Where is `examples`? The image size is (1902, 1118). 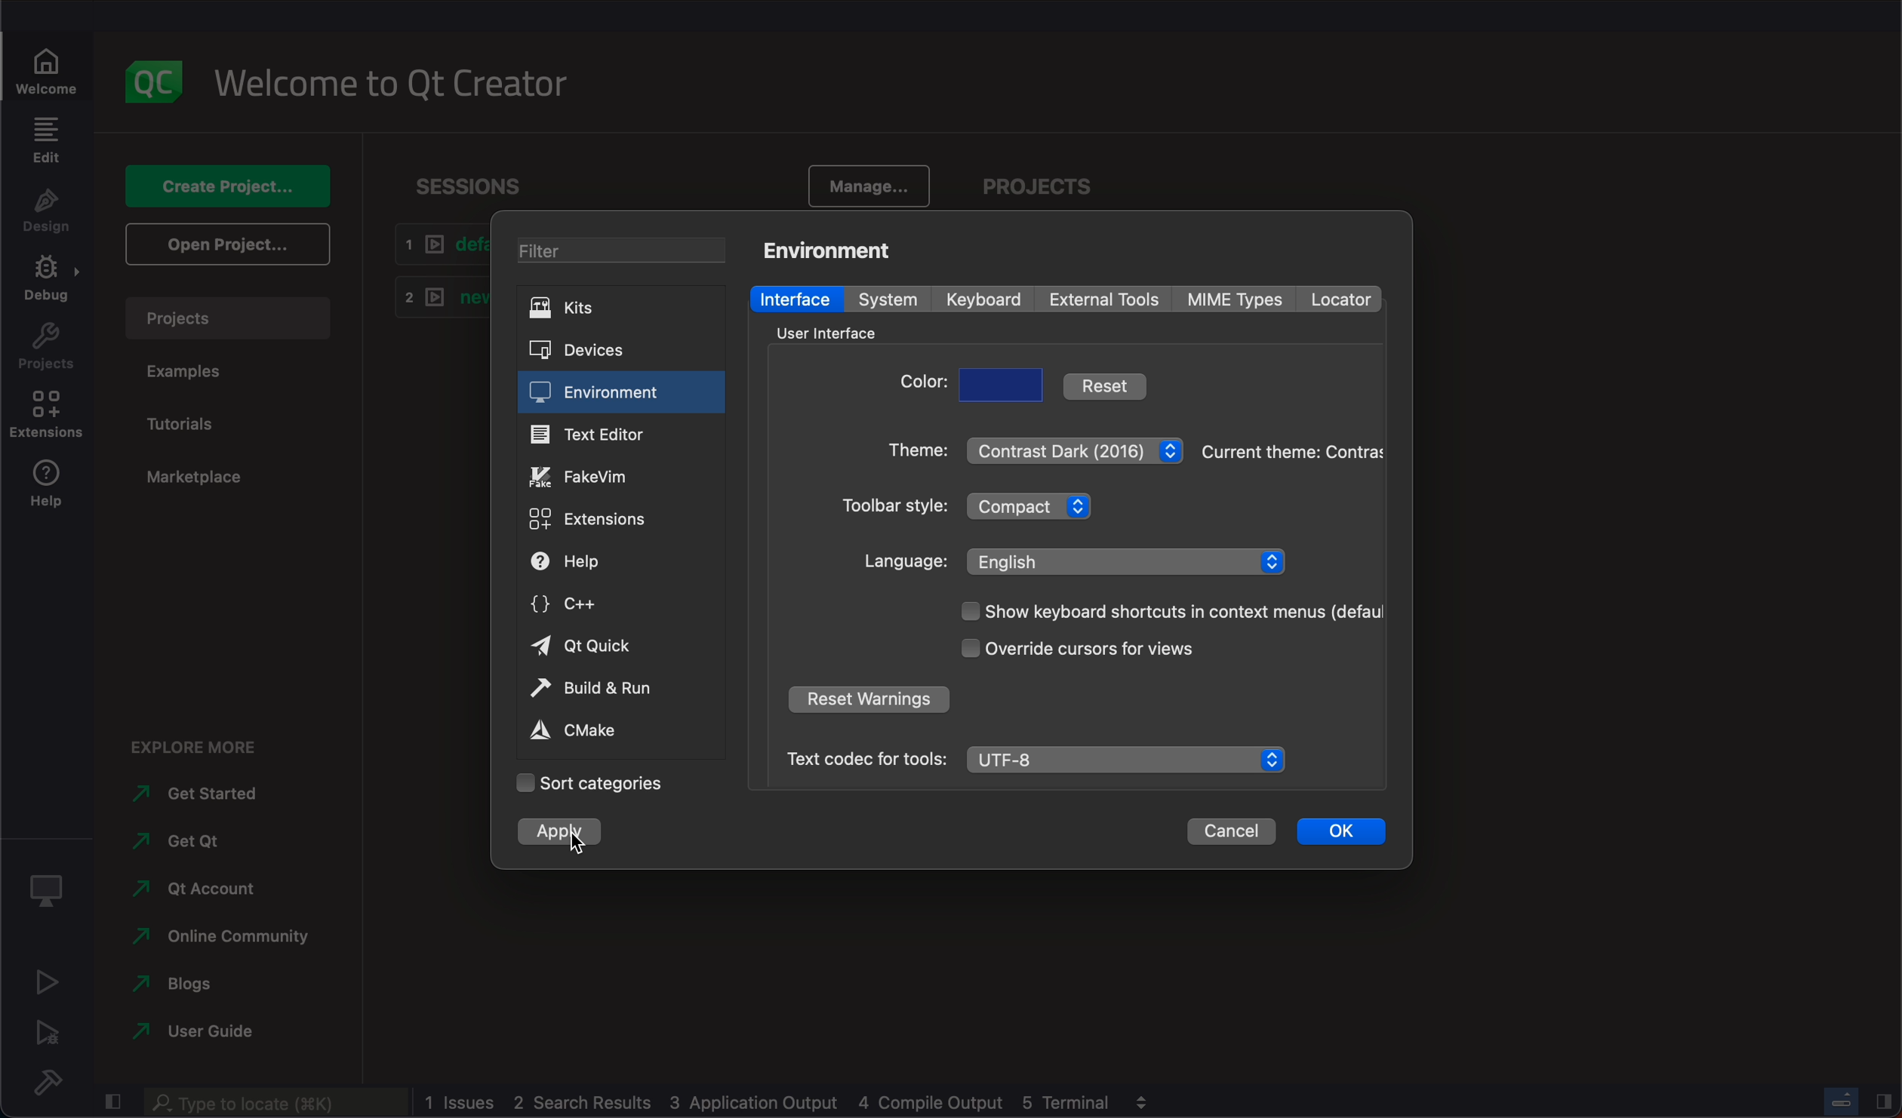 examples is located at coordinates (194, 370).